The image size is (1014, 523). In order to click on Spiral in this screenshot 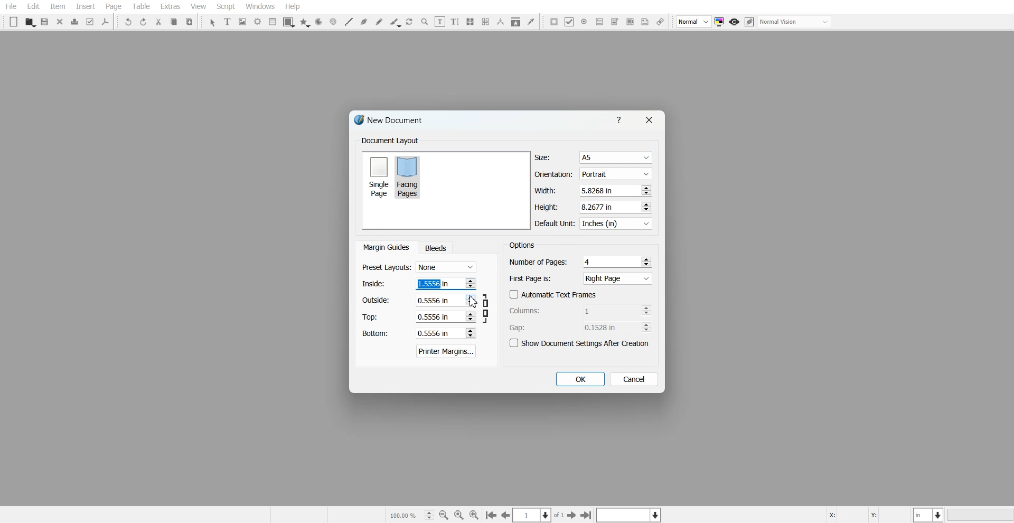, I will do `click(333, 22)`.